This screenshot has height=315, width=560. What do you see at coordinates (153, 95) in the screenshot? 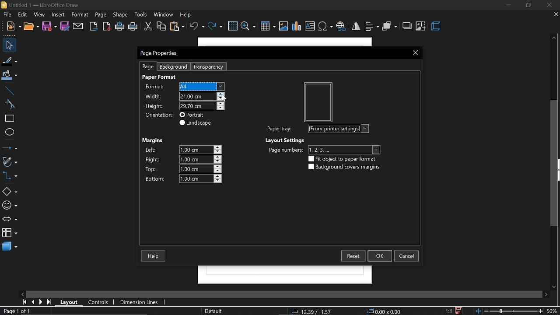
I see `width` at bounding box center [153, 95].